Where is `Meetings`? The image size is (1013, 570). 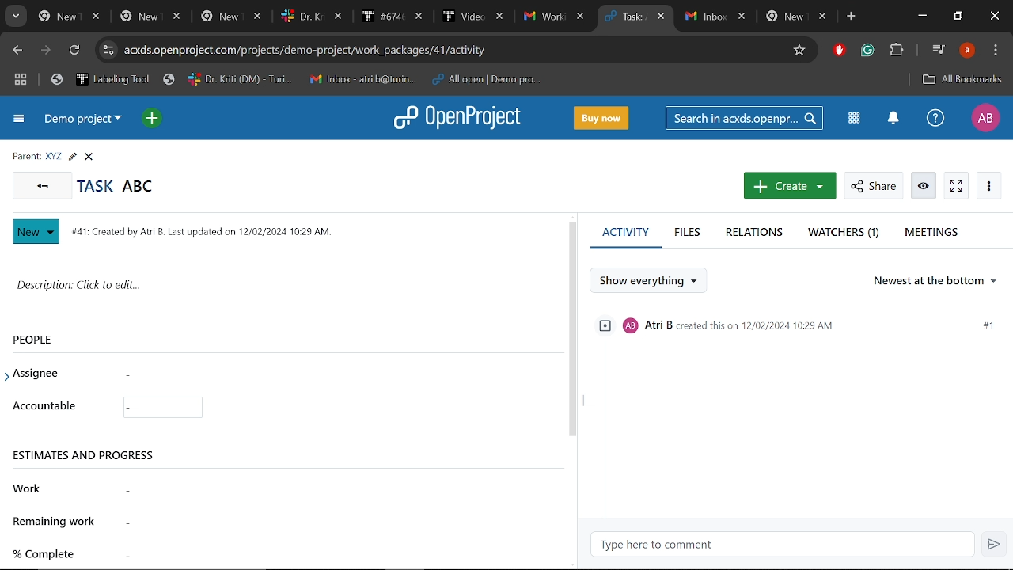 Meetings is located at coordinates (929, 235).